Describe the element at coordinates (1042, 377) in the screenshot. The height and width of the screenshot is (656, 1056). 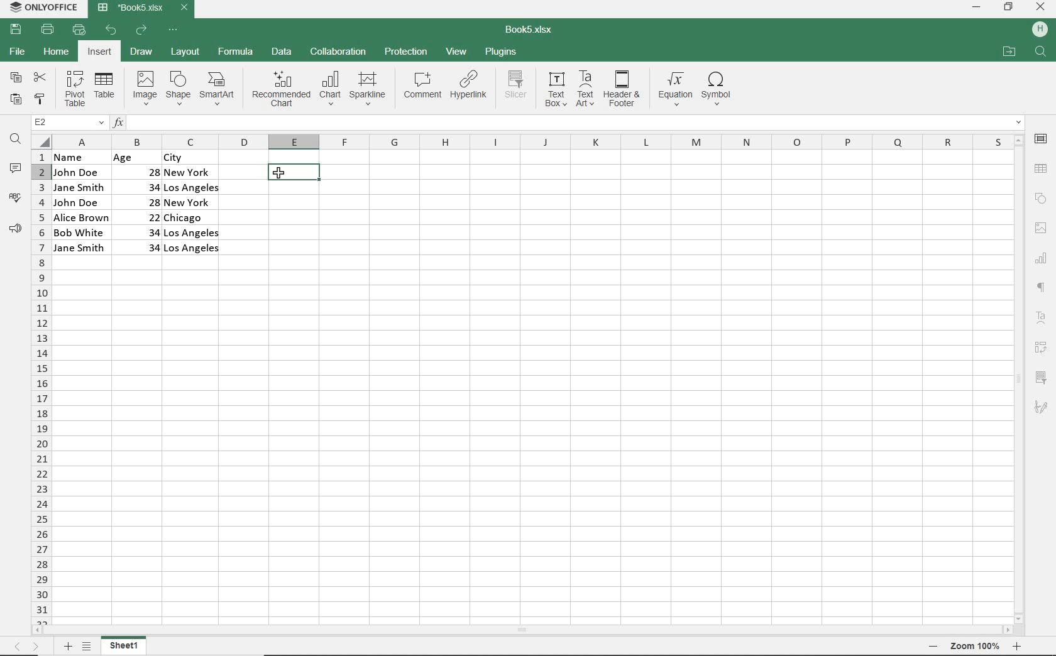
I see `SLICER` at that location.